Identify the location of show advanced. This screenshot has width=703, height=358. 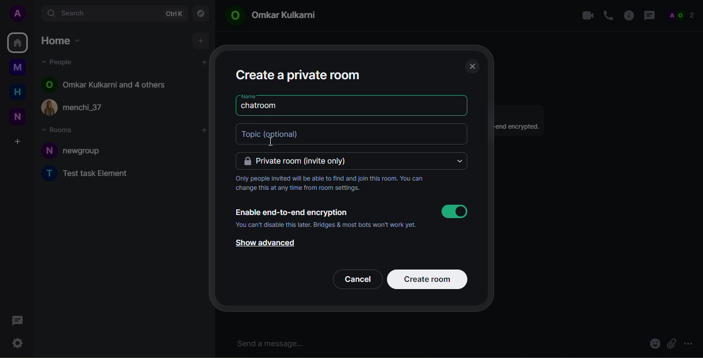
(263, 243).